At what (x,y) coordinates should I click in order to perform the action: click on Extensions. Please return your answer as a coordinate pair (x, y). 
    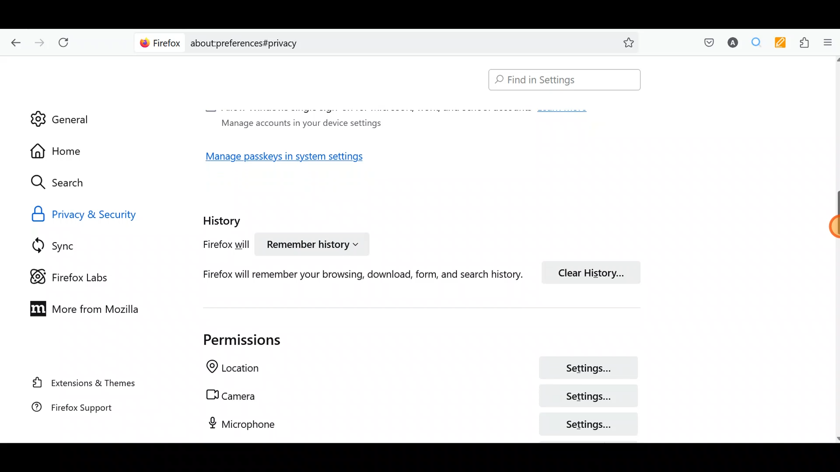
    Looking at the image, I should click on (802, 43).